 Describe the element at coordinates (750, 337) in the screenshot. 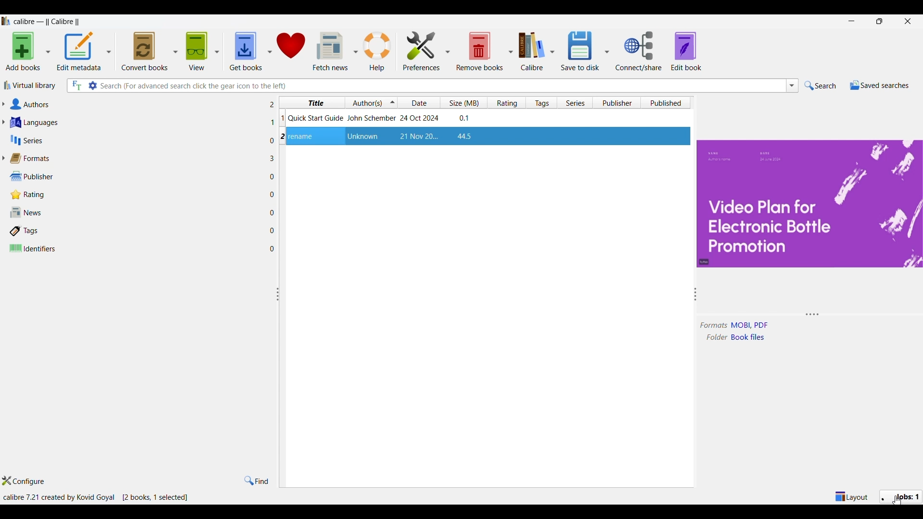

I see `book files` at that location.